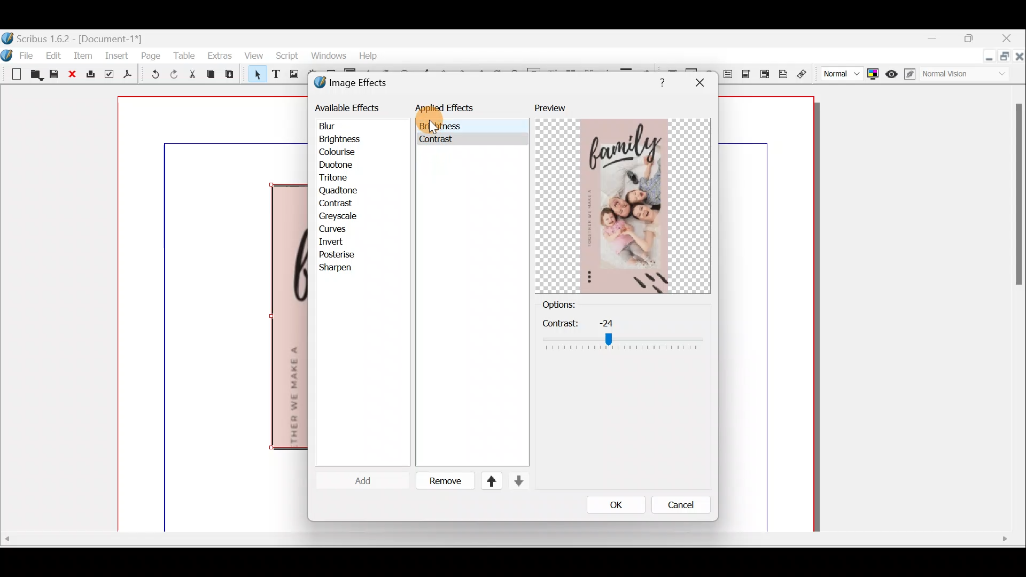 Image resolution: width=1026 pixels, height=577 pixels. I want to click on Quatone, so click(338, 191).